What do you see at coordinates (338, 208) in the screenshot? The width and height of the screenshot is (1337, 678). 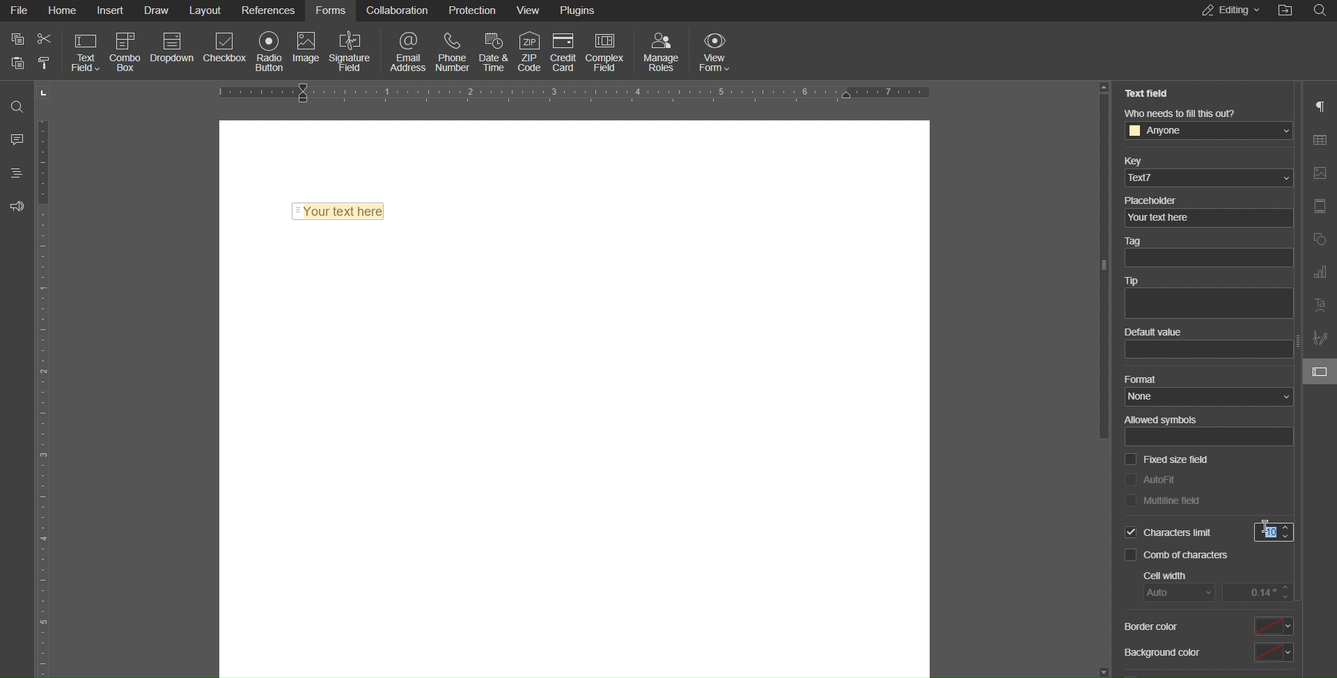 I see `Text Field` at bounding box center [338, 208].